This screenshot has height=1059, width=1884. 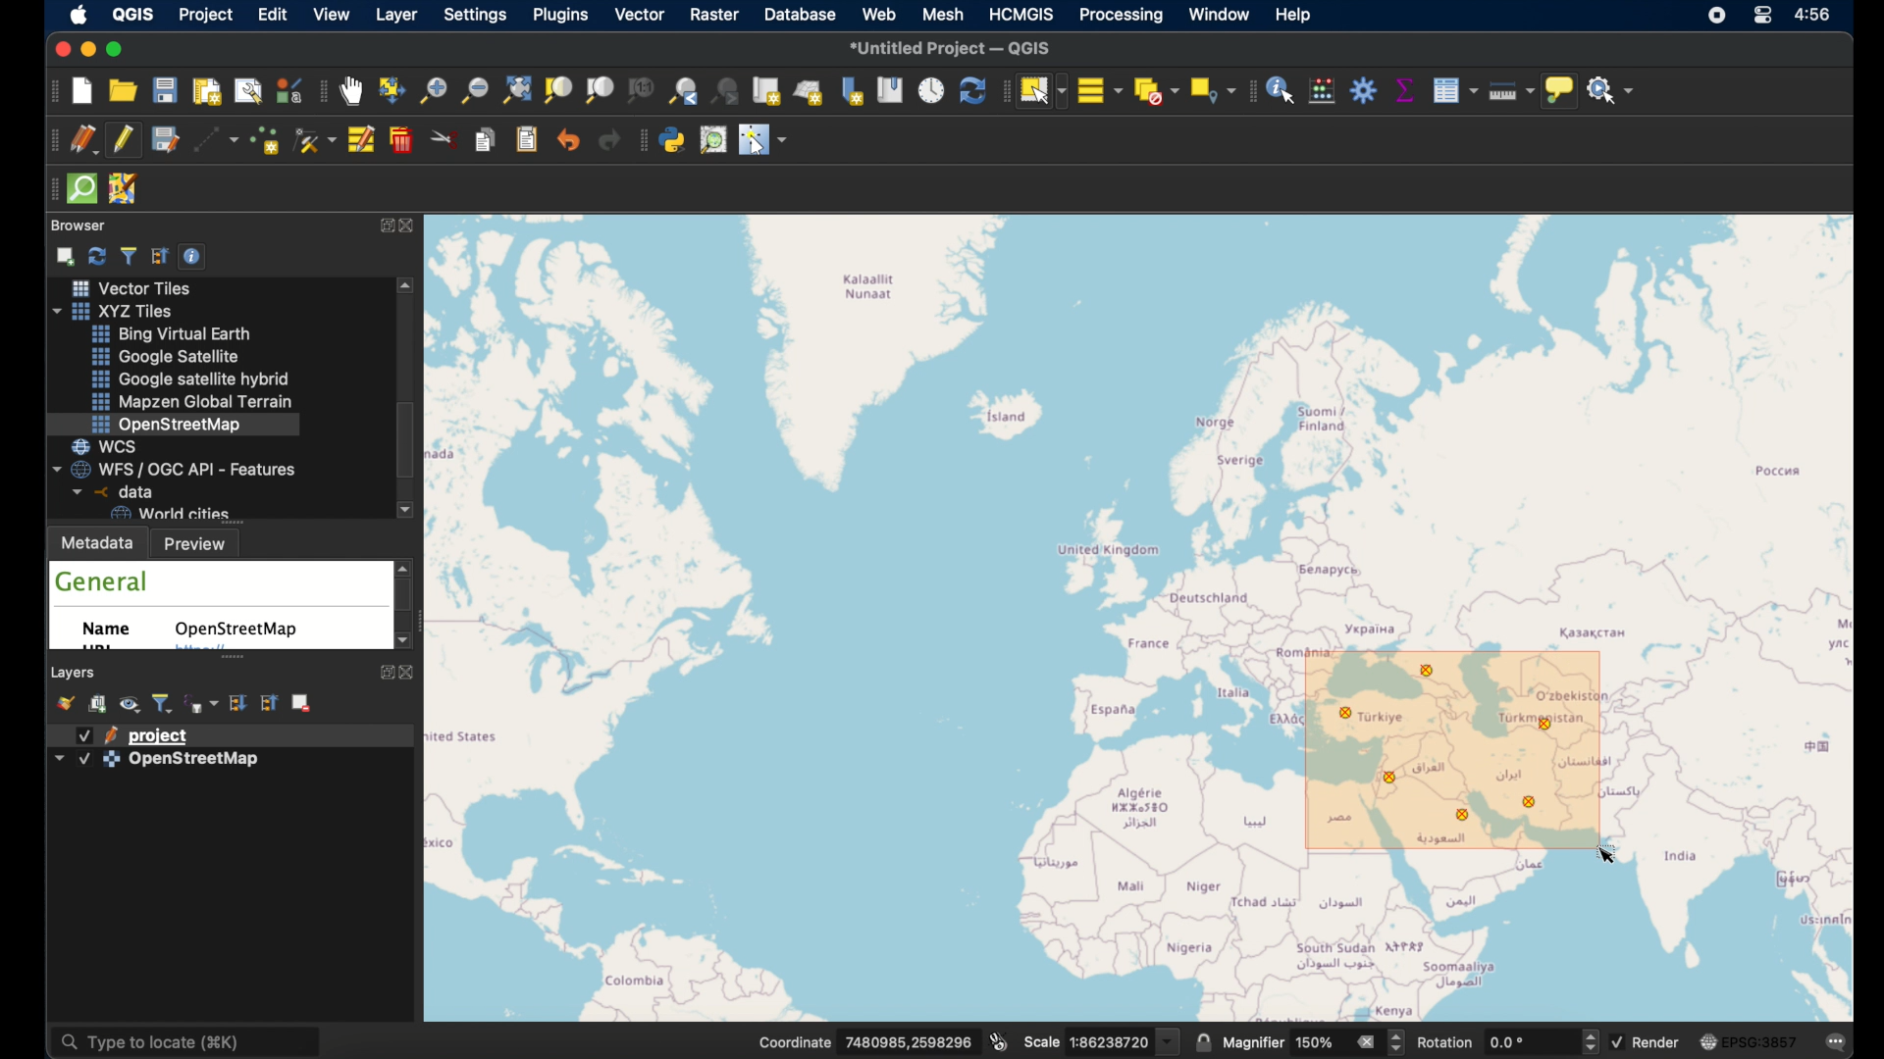 What do you see at coordinates (1765, 18) in the screenshot?
I see `control center` at bounding box center [1765, 18].